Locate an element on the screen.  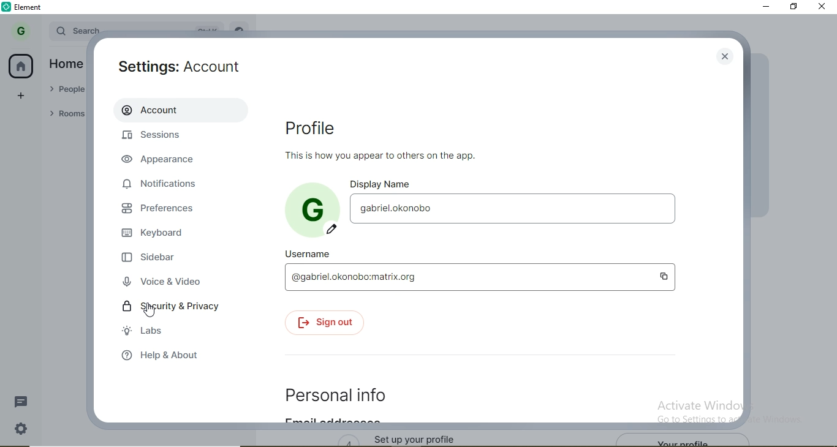
appearance is located at coordinates (162, 162).